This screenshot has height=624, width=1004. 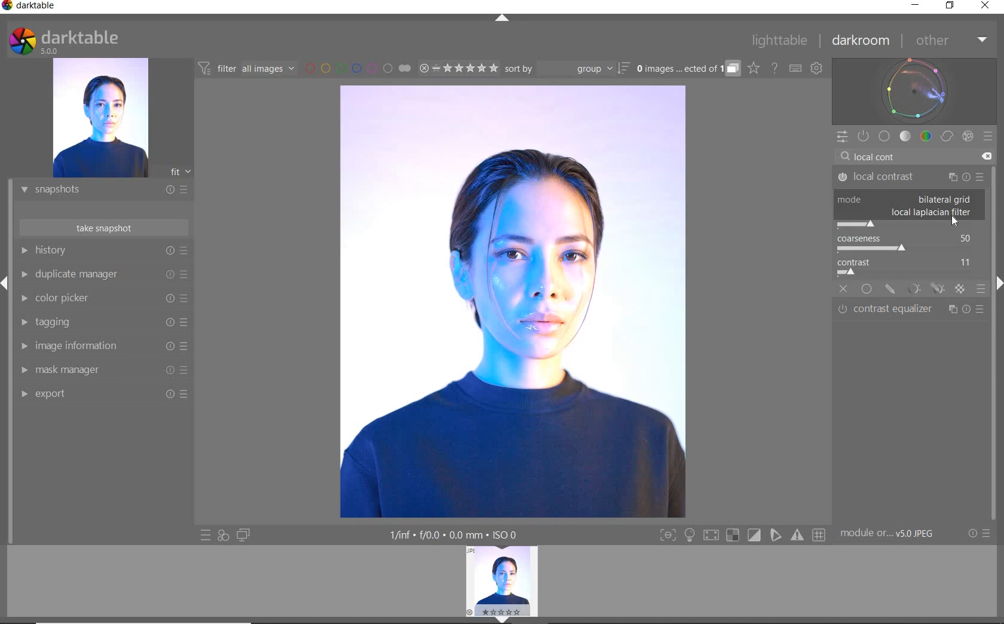 What do you see at coordinates (31, 8) in the screenshot?
I see `SYSTEM NAME` at bounding box center [31, 8].